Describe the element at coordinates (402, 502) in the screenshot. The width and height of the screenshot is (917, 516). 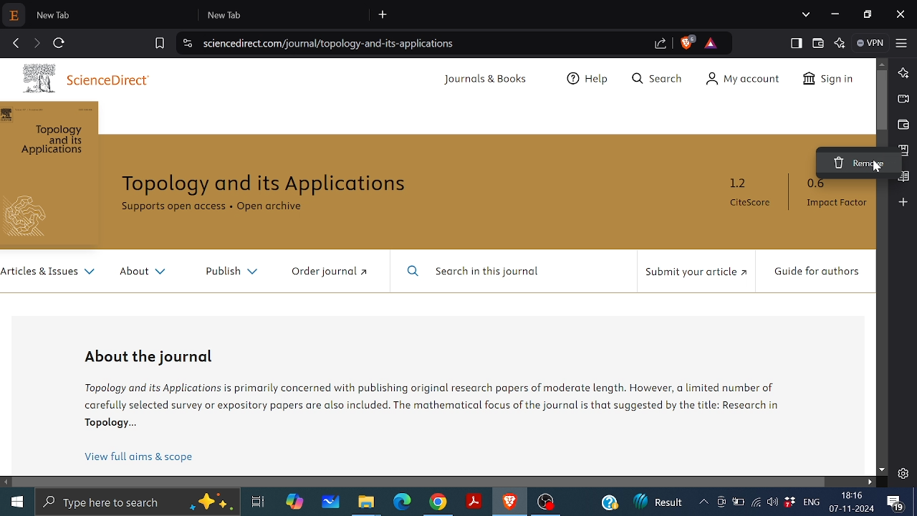
I see `Microsoft edge` at that location.